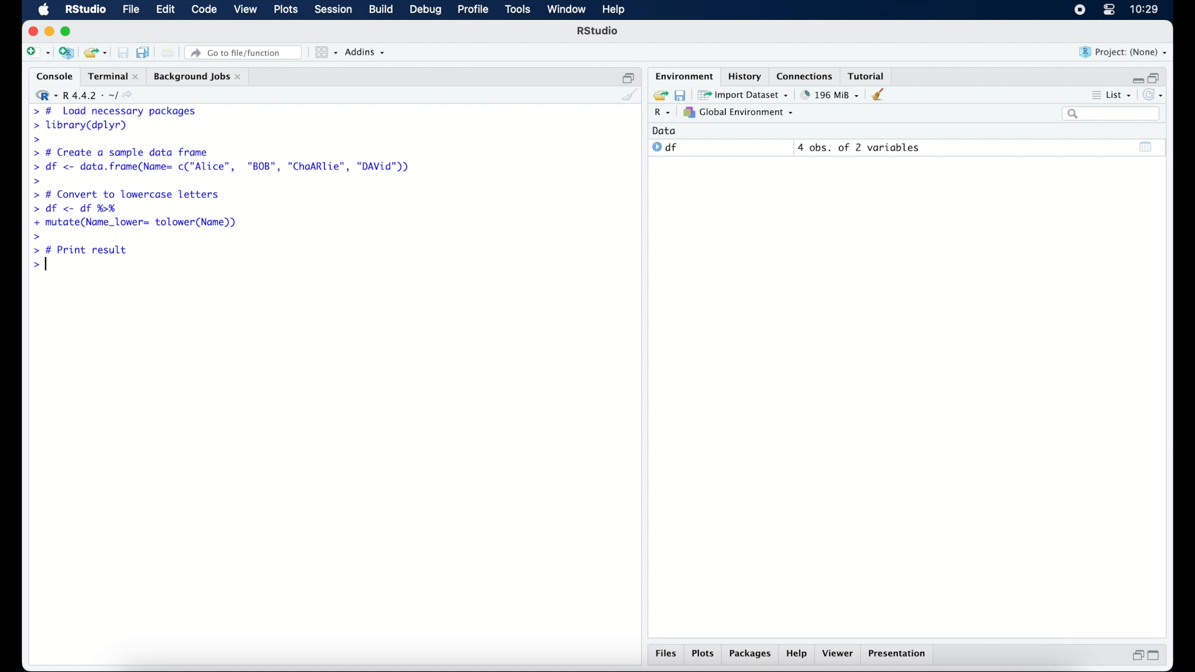 The width and height of the screenshot is (1195, 672). I want to click on list, so click(1110, 96).